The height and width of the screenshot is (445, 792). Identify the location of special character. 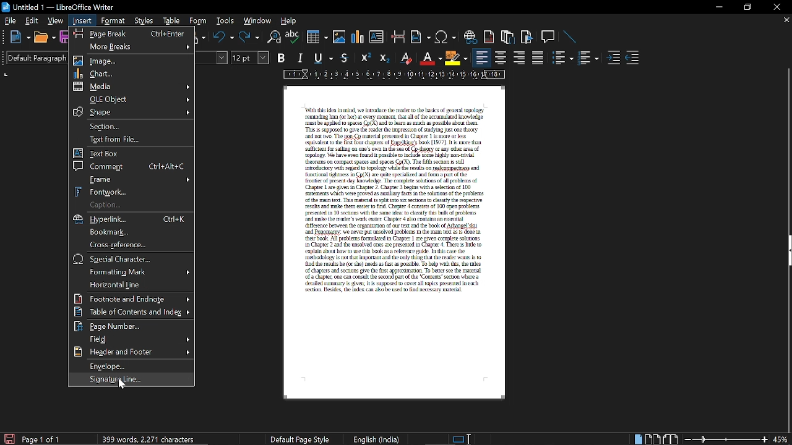
(133, 259).